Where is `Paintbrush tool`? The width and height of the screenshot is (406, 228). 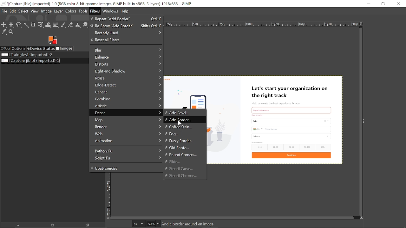 Paintbrush tool is located at coordinates (64, 25).